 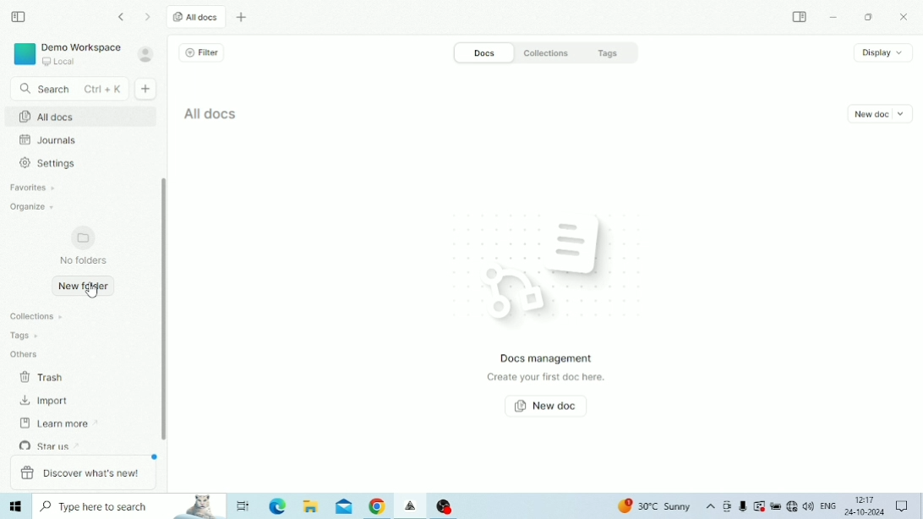 I want to click on OBS Studio, so click(x=445, y=505).